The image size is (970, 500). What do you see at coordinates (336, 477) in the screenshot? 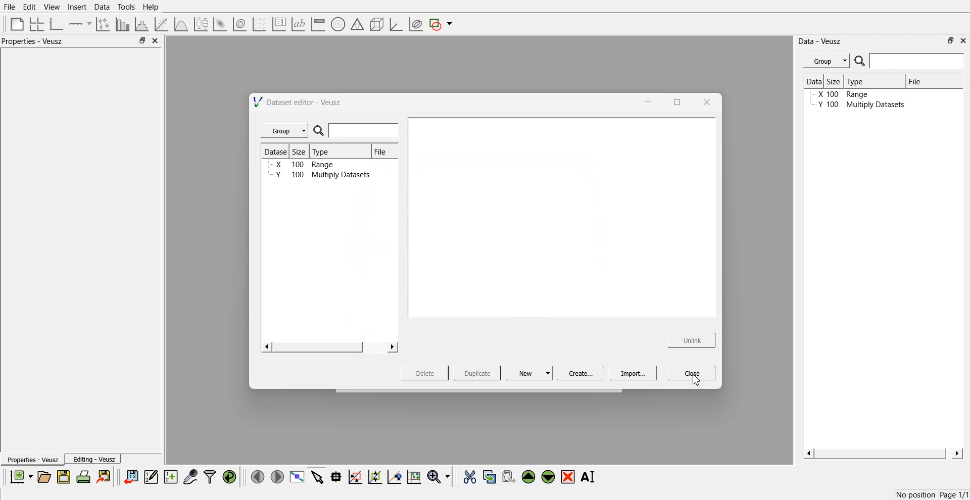
I see `read data points` at bounding box center [336, 477].